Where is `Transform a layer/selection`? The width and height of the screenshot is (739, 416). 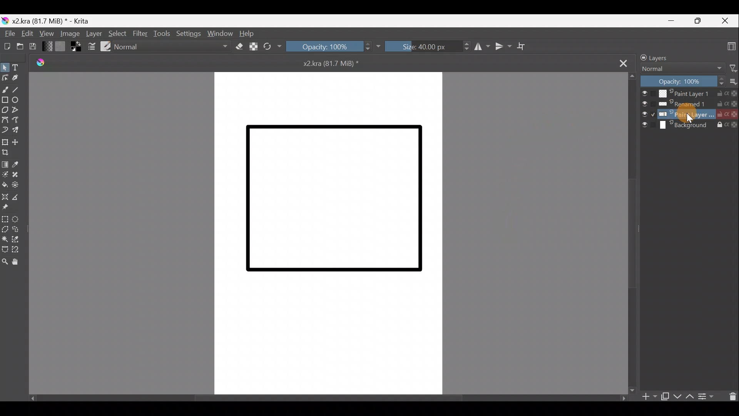 Transform a layer/selection is located at coordinates (5, 140).